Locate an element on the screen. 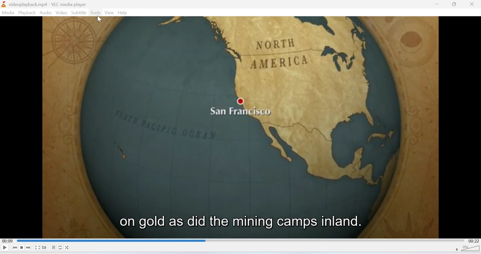  videoplayback.mp4-VLC media player is located at coordinates (44, 5).